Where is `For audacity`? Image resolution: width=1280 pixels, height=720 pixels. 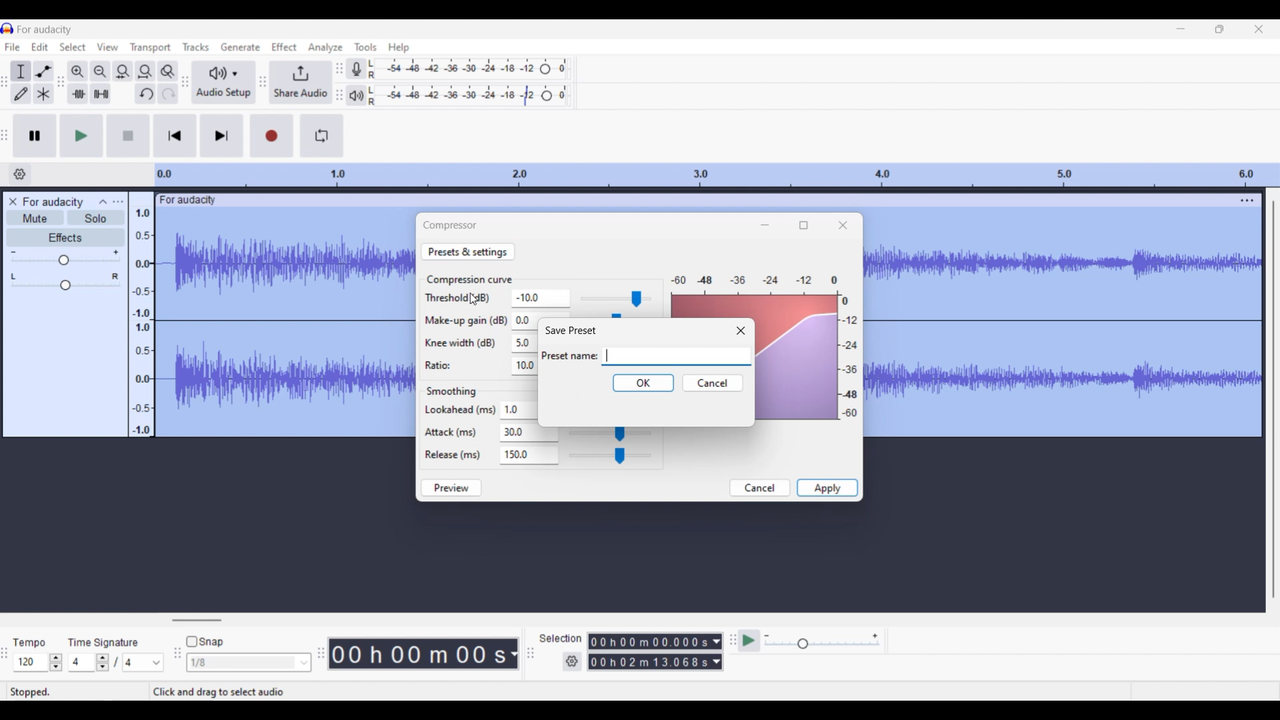
For audacity is located at coordinates (44, 30).